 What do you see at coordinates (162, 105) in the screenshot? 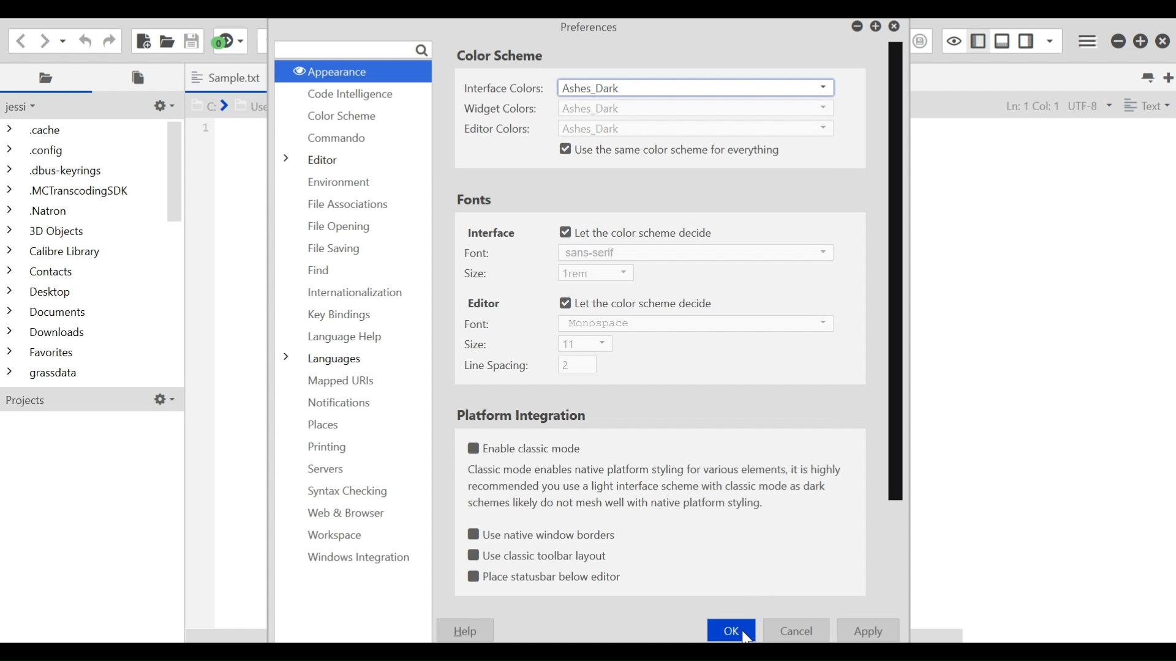
I see `Customize` at bounding box center [162, 105].